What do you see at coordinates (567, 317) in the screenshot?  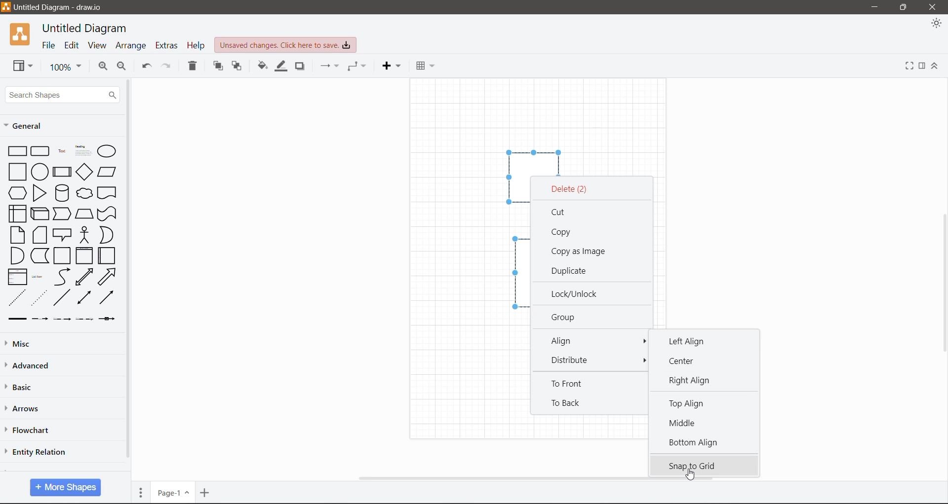 I see `Group` at bounding box center [567, 317].